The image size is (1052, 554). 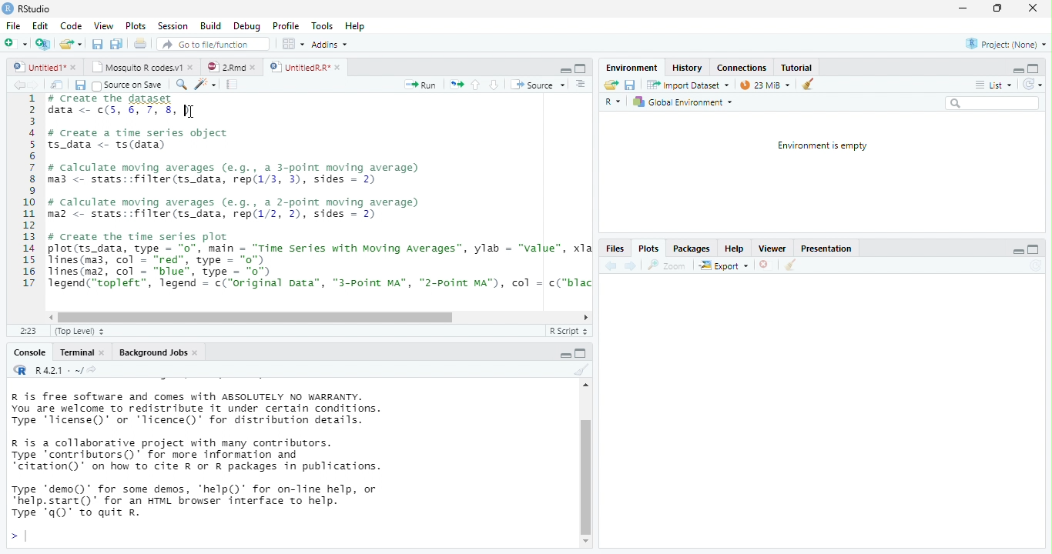 I want to click on Go to file/function, so click(x=210, y=44).